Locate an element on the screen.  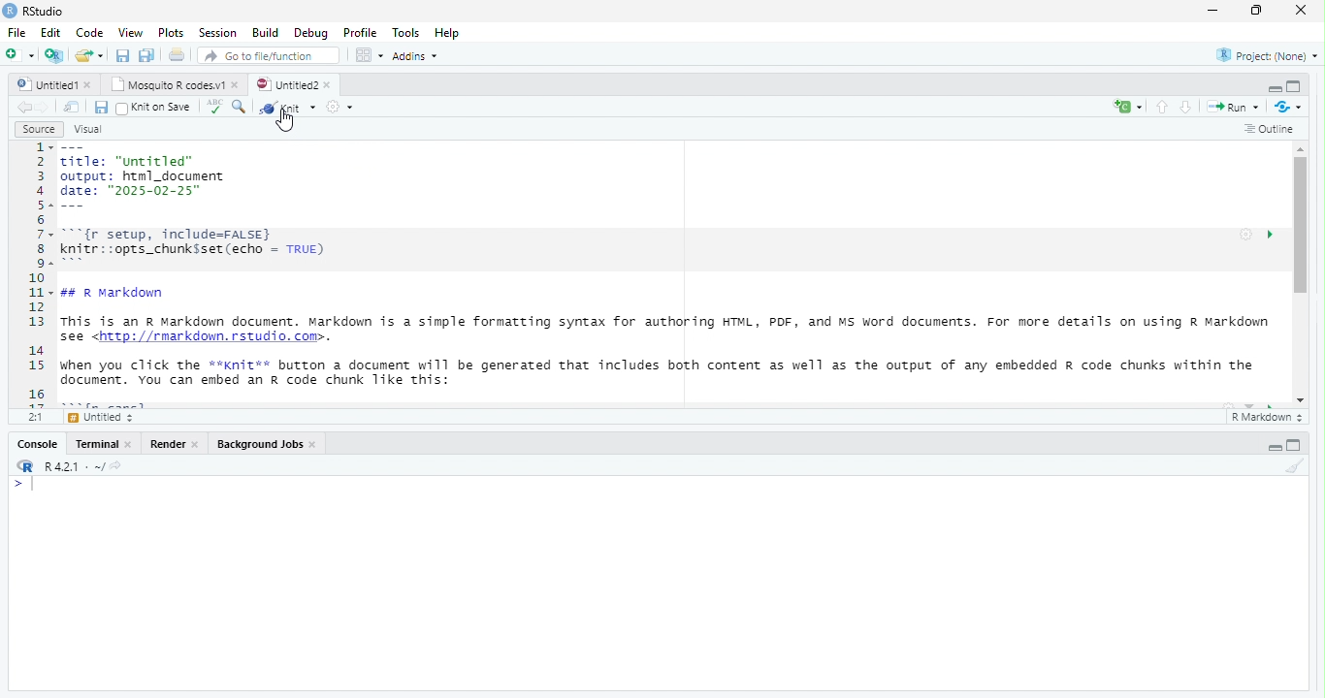
scrollbar is located at coordinates (1302, 273).